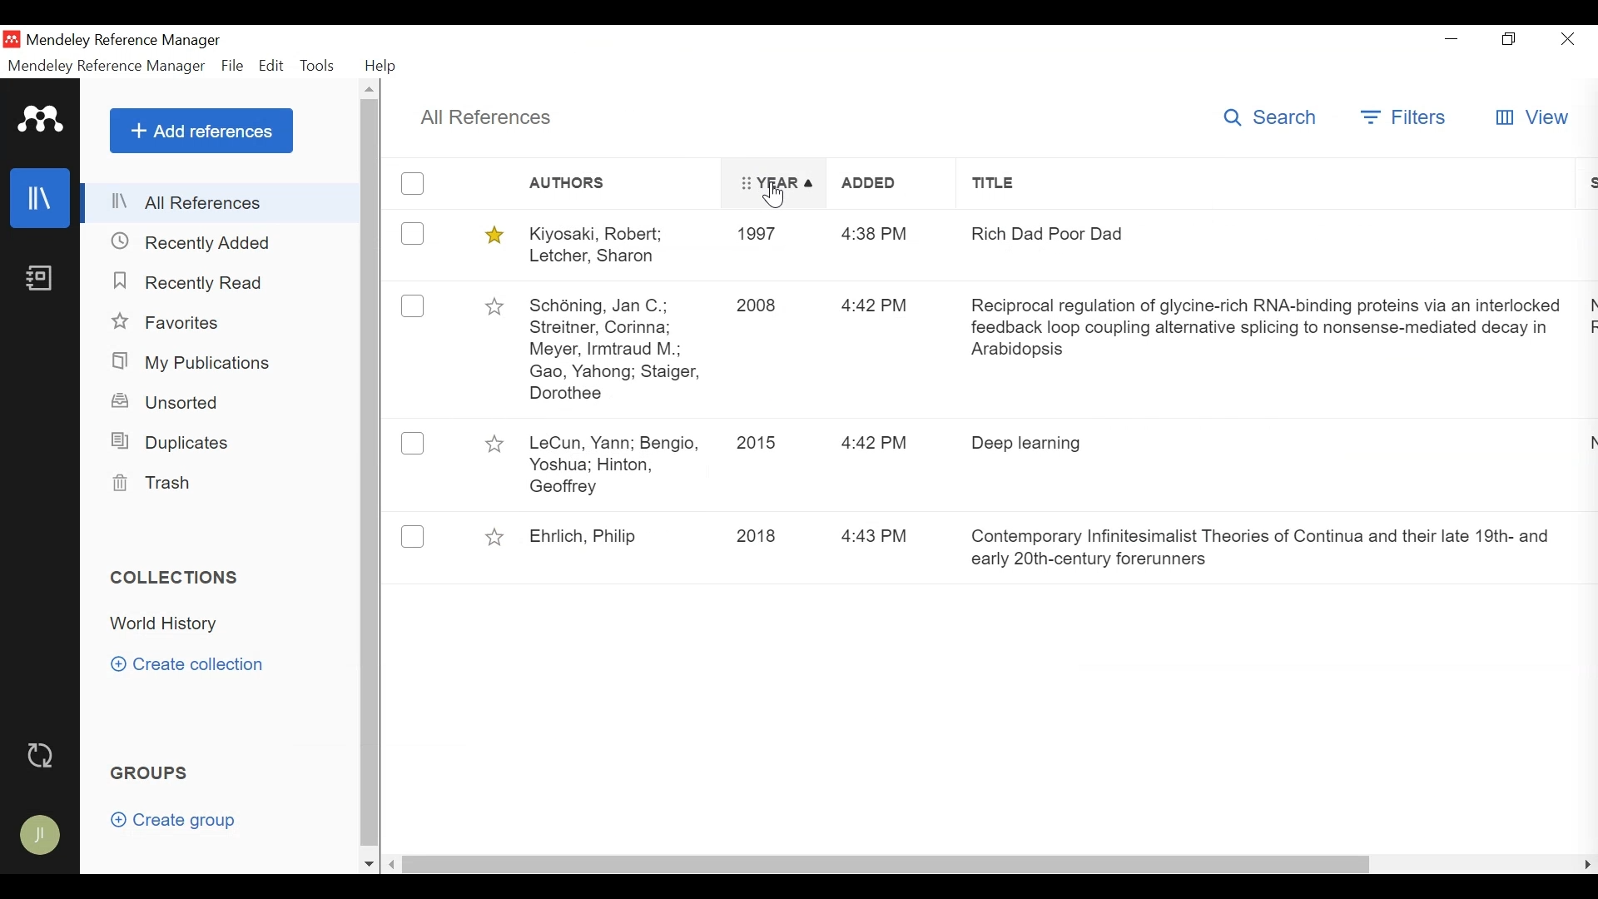 Image resolution: width=1598 pixels, height=899 pixels. Describe the element at coordinates (42, 827) in the screenshot. I see `Avatar` at that location.